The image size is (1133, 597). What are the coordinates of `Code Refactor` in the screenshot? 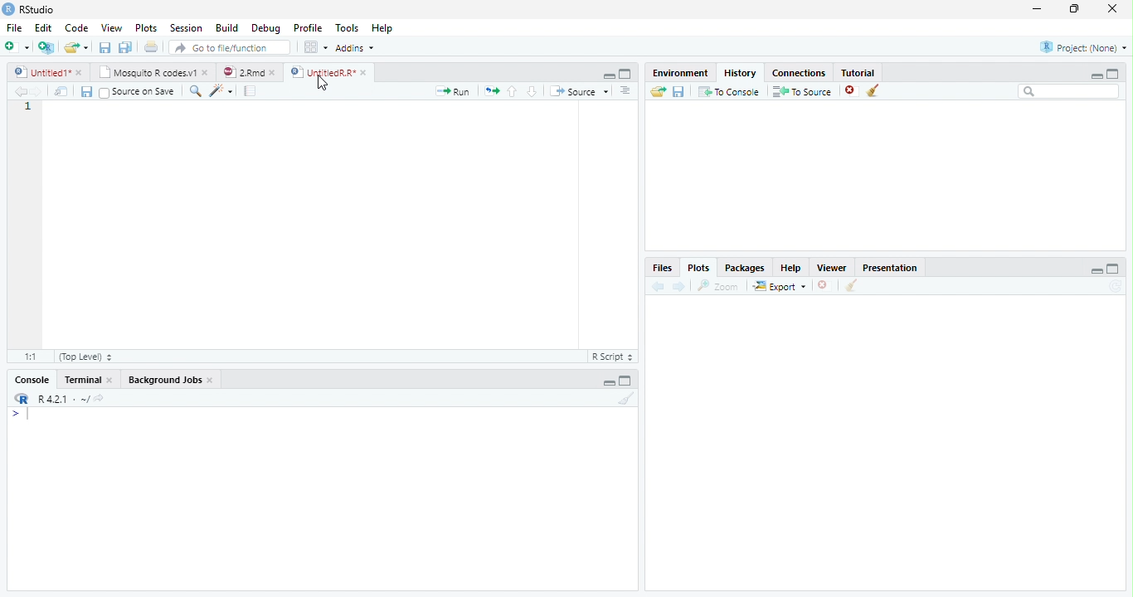 It's located at (223, 90).